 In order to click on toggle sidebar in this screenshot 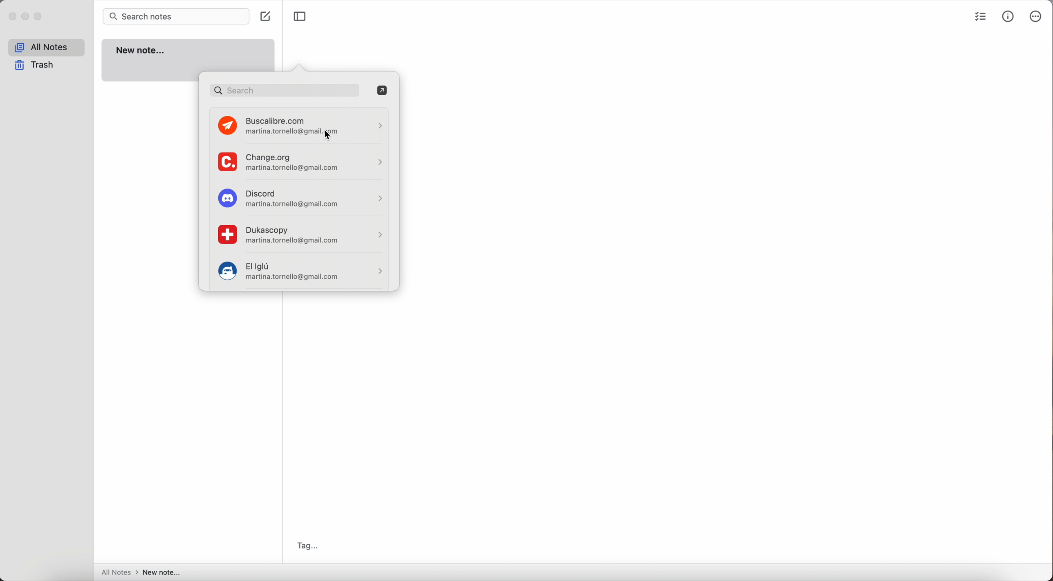, I will do `click(300, 17)`.